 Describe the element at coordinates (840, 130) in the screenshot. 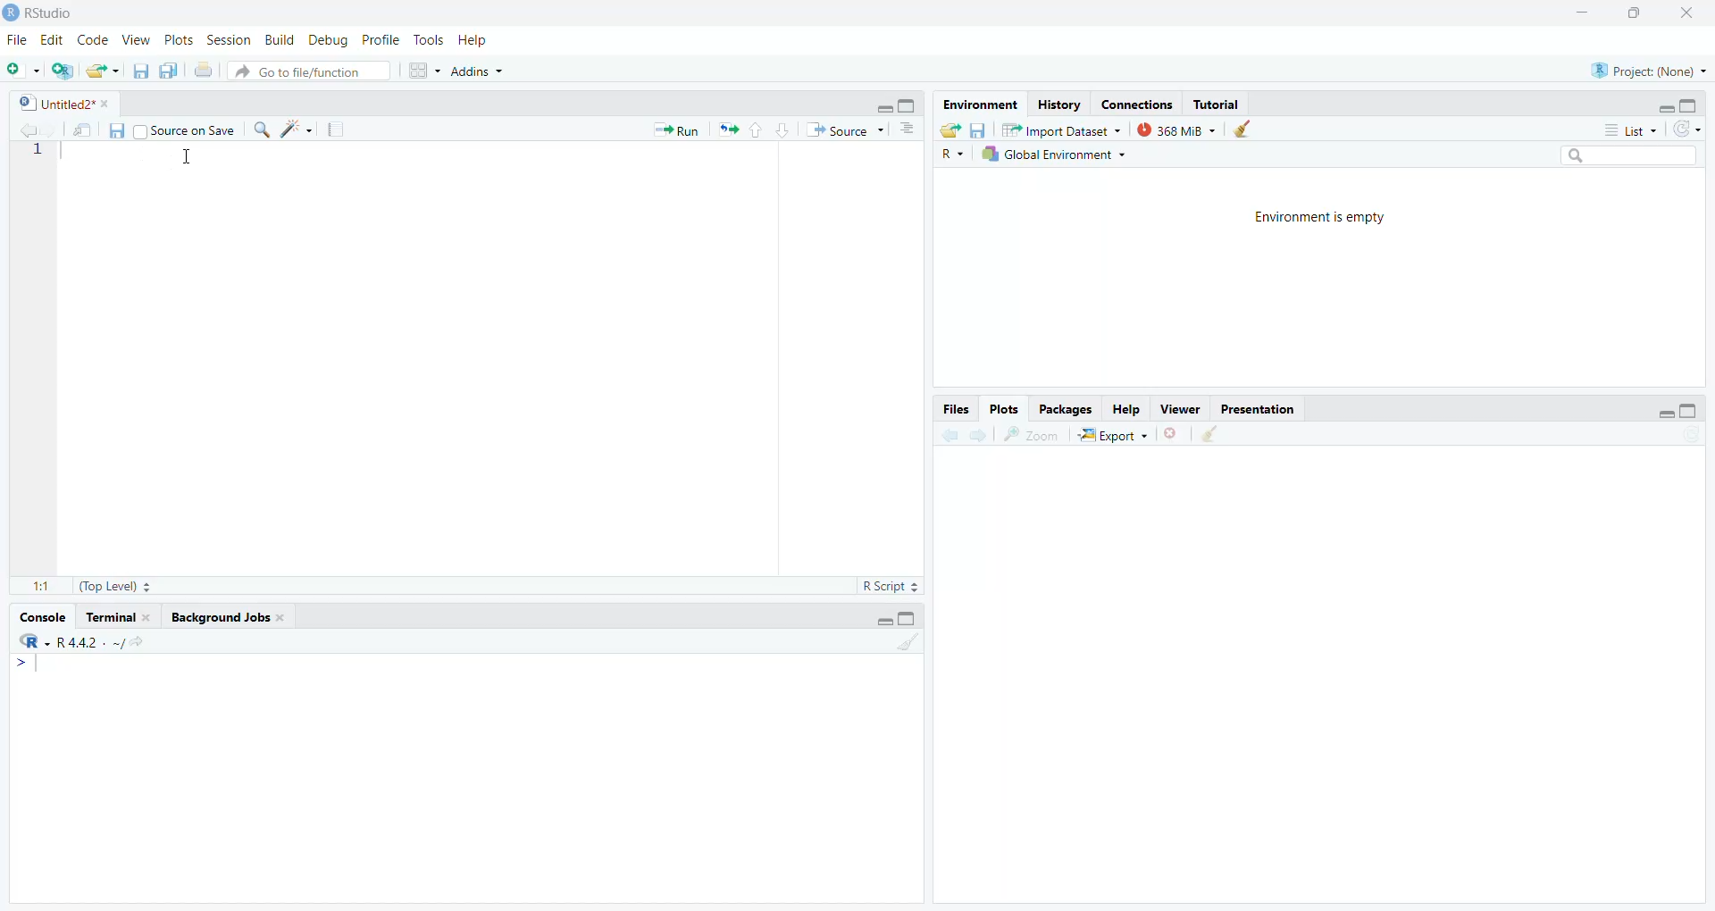

I see `Source` at that location.